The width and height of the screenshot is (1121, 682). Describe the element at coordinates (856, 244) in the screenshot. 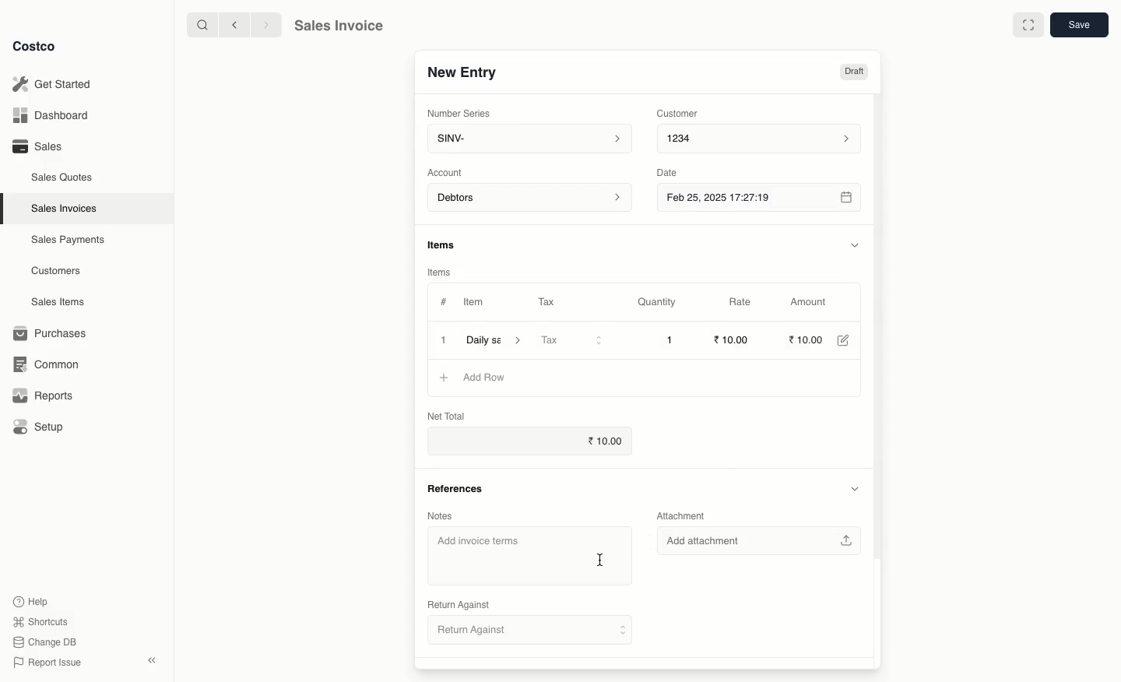

I see `Hide` at that location.